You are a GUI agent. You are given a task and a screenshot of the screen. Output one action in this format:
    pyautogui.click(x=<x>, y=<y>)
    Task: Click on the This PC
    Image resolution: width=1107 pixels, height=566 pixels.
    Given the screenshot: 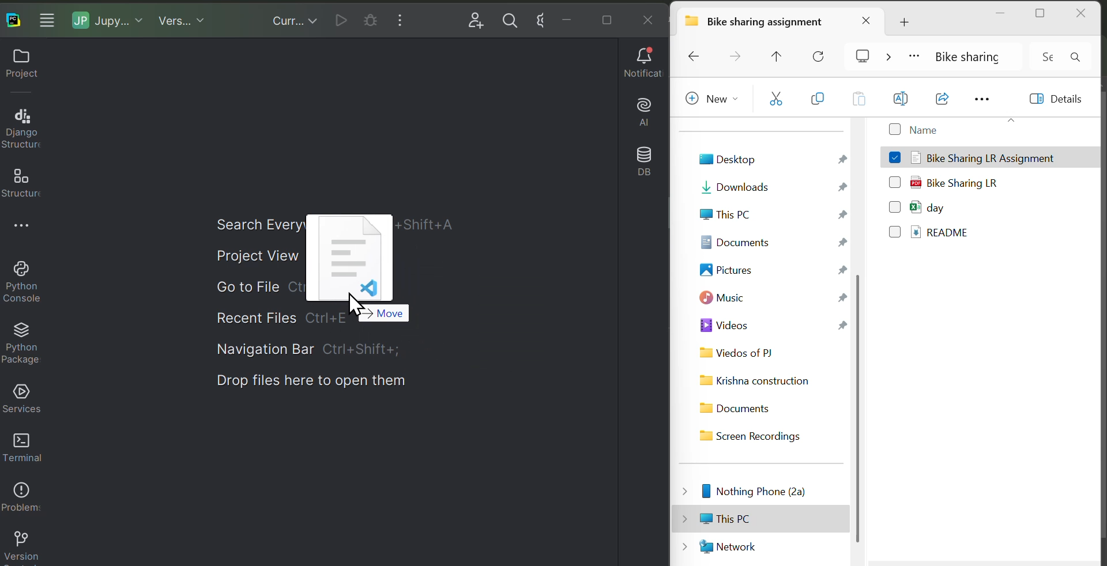 What is the action you would take?
    pyautogui.click(x=770, y=216)
    